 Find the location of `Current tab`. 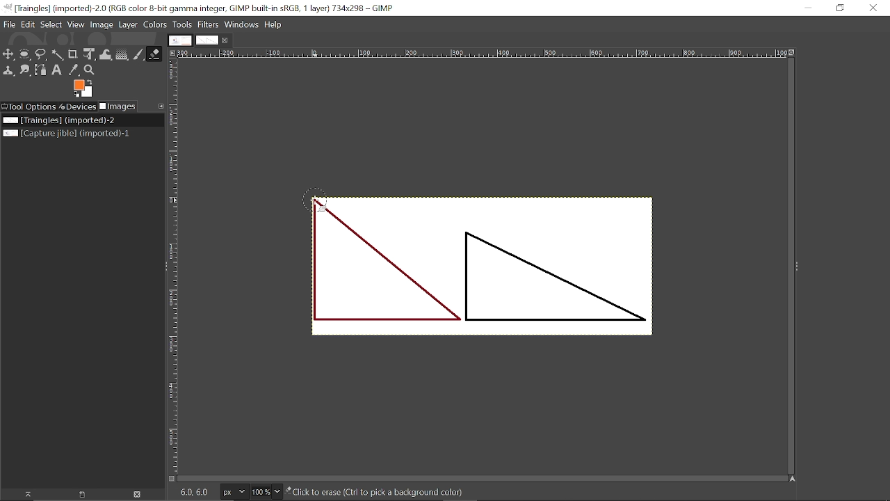

Current tab is located at coordinates (207, 40).